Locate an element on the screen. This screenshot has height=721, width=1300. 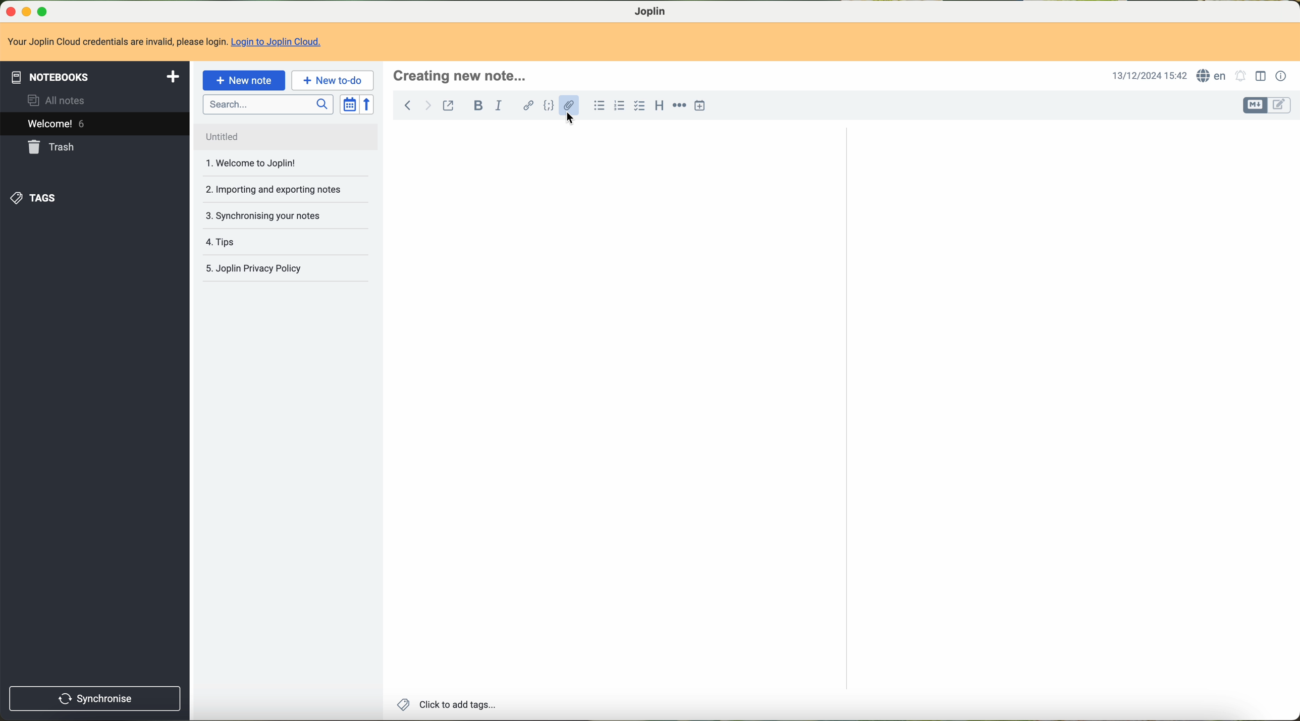
heading is located at coordinates (660, 106).